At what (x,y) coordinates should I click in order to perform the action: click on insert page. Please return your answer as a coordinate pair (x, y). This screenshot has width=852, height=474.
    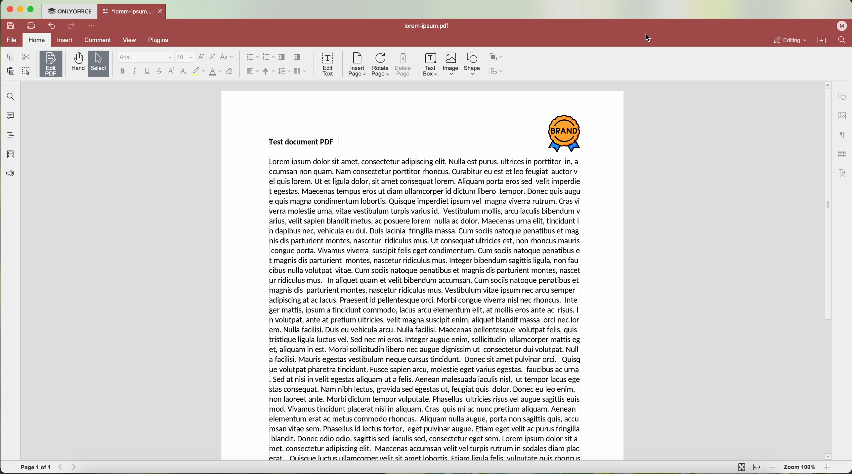
    Looking at the image, I should click on (357, 64).